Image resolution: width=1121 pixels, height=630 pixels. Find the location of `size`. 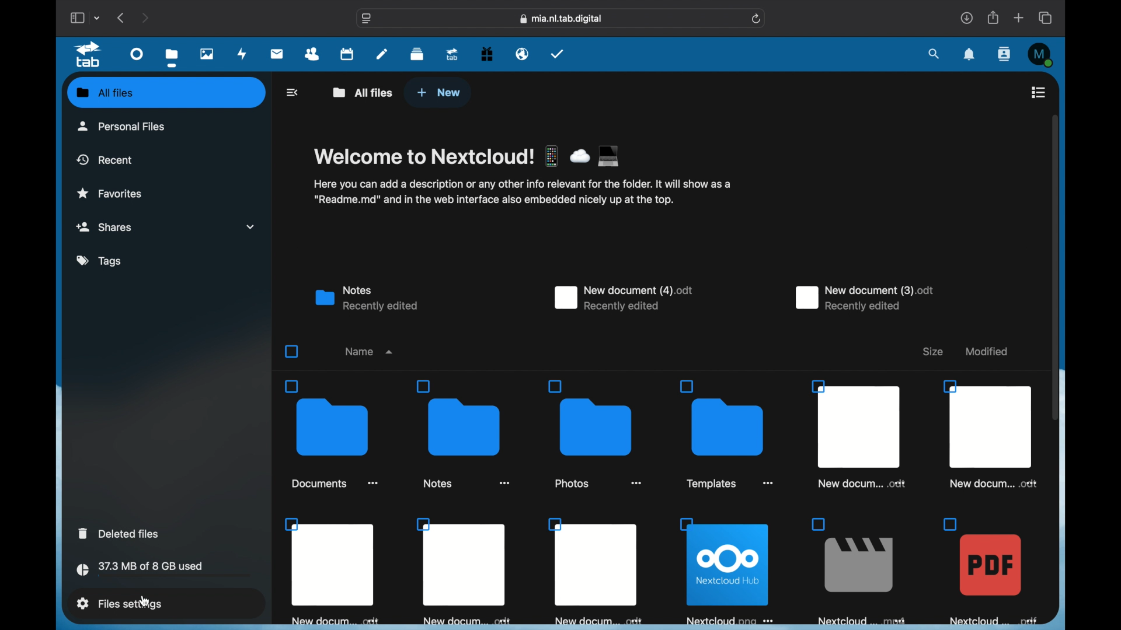

size is located at coordinates (933, 352).